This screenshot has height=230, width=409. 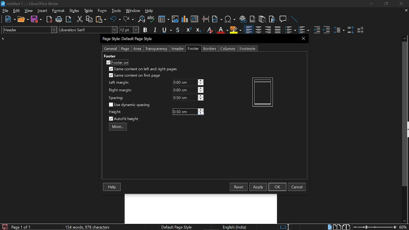 I want to click on increase left margin, so click(x=201, y=80).